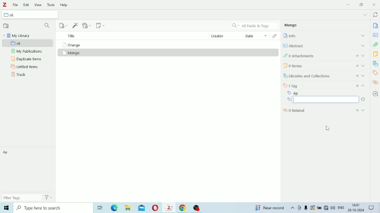 This screenshot has width=380, height=213. What do you see at coordinates (199, 208) in the screenshot?
I see `OBS Studio` at bounding box center [199, 208].